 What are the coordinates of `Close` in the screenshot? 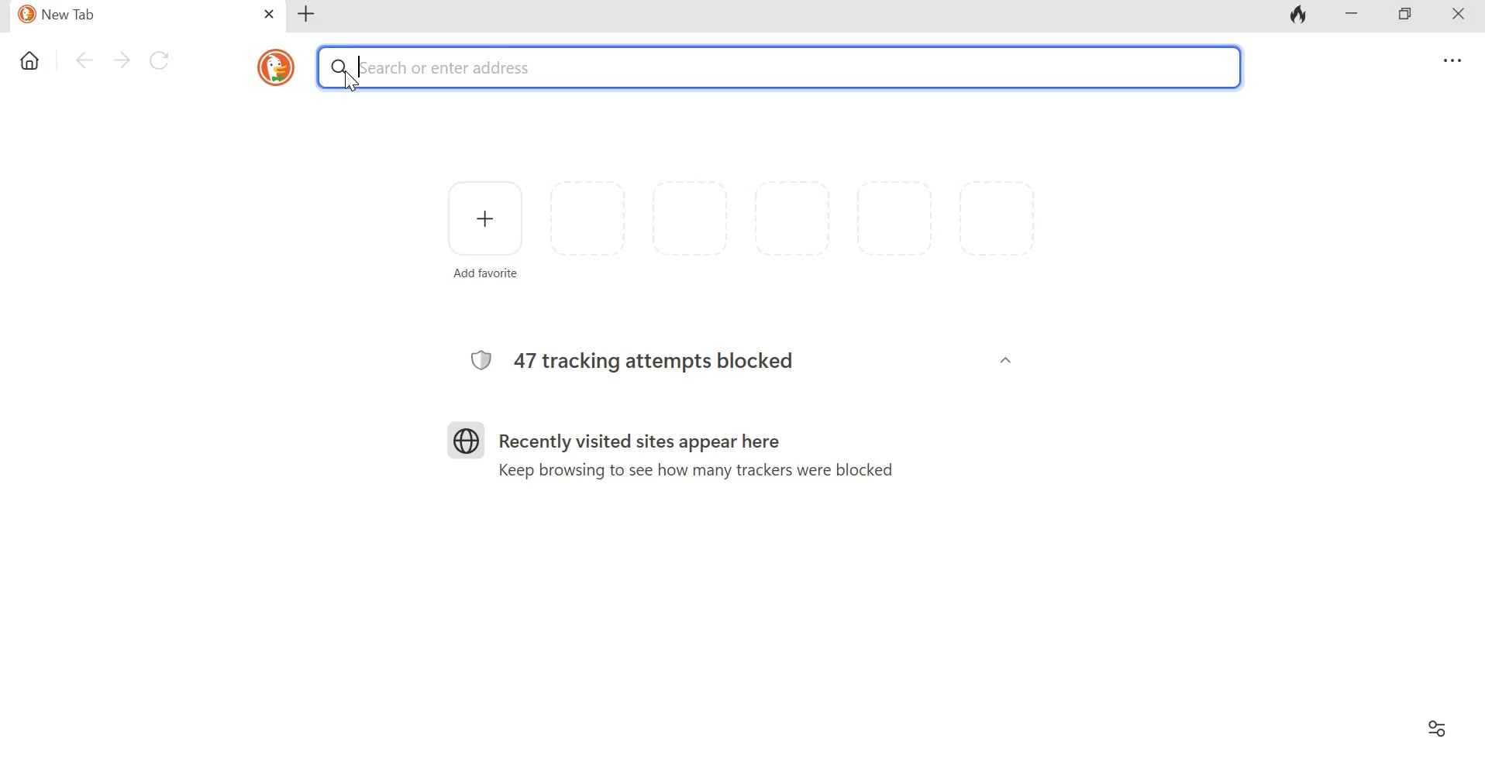 It's located at (1463, 18).